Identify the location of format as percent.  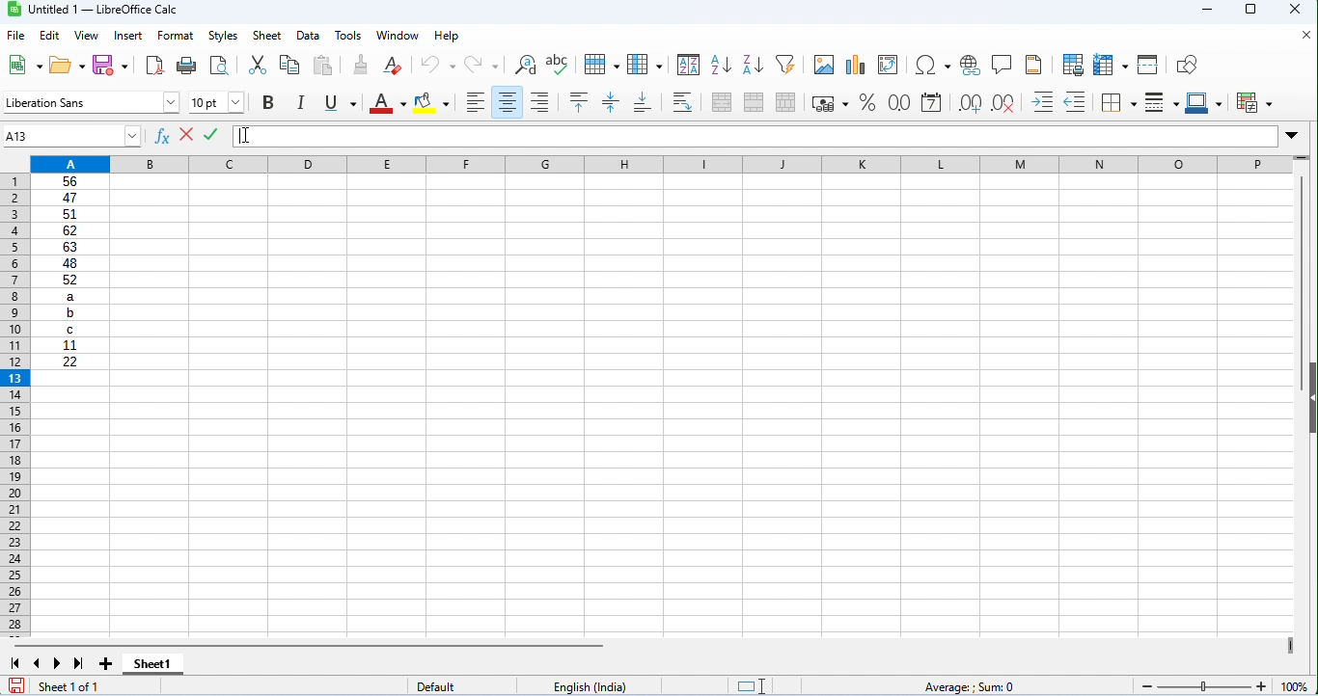
(867, 102).